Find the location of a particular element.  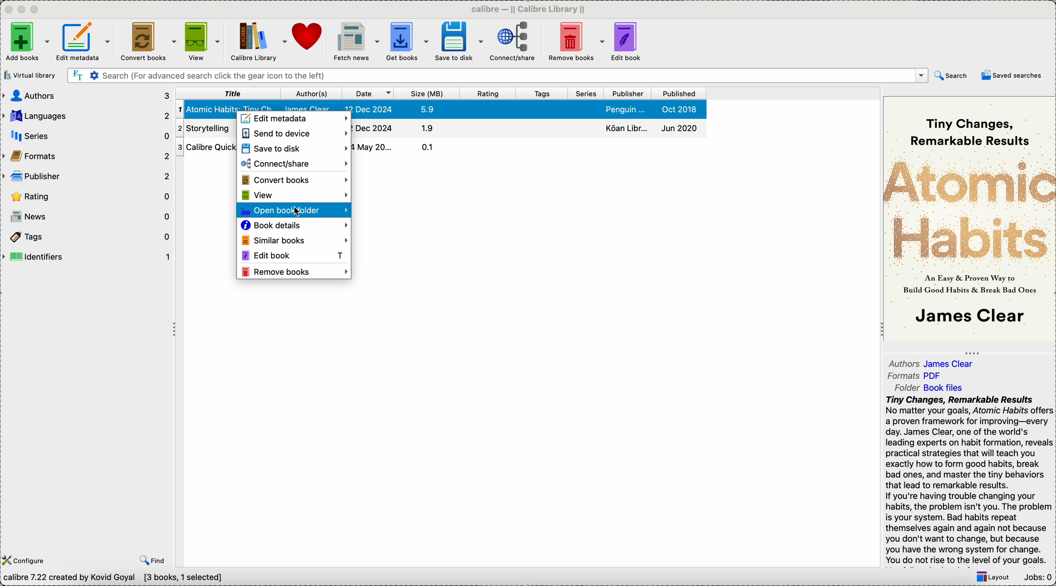

cursor is located at coordinates (300, 213).